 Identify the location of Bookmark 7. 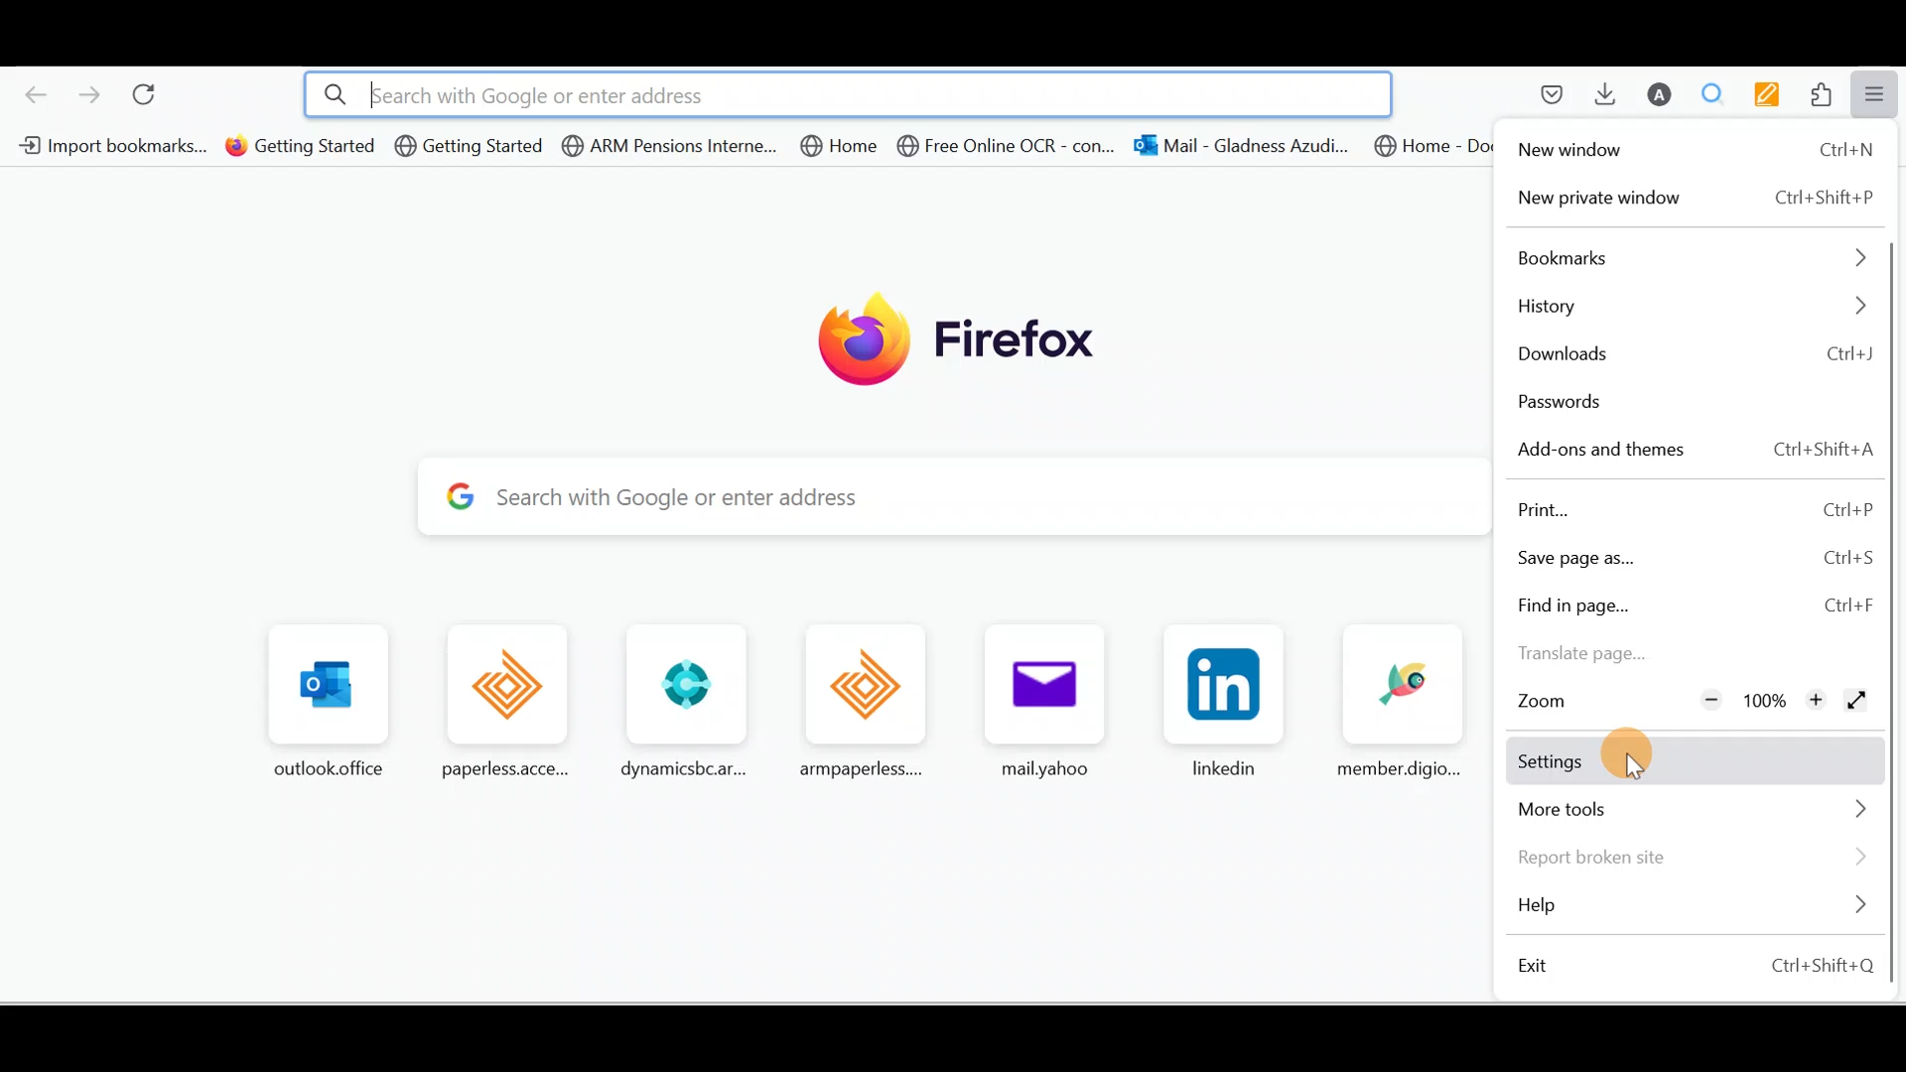
(1240, 146).